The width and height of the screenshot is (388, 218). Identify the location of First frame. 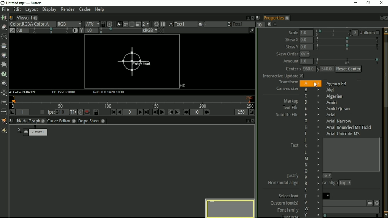
(113, 112).